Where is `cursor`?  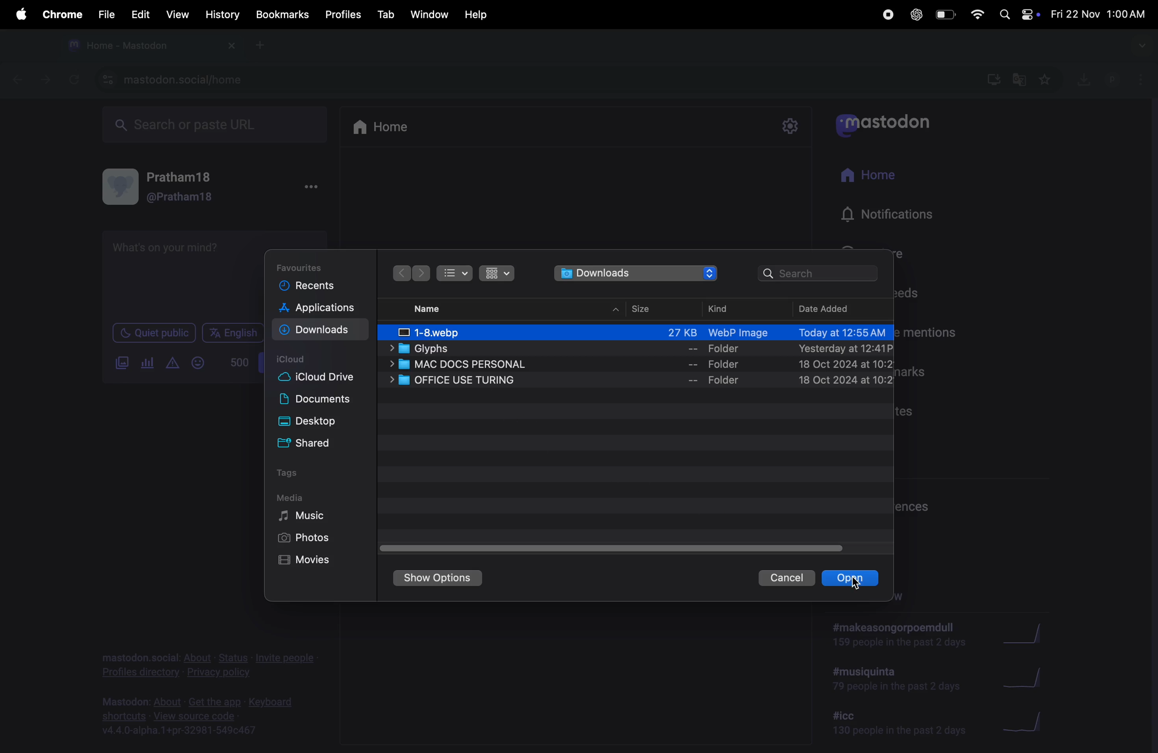 cursor is located at coordinates (855, 582).